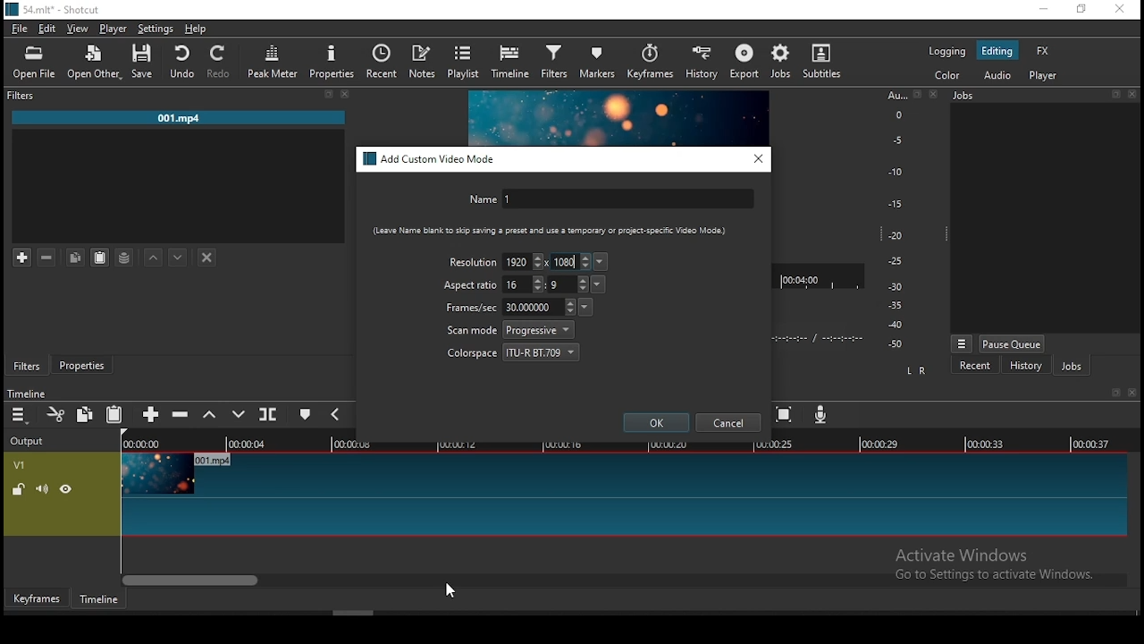  What do you see at coordinates (894, 172) in the screenshot?
I see `-10` at bounding box center [894, 172].